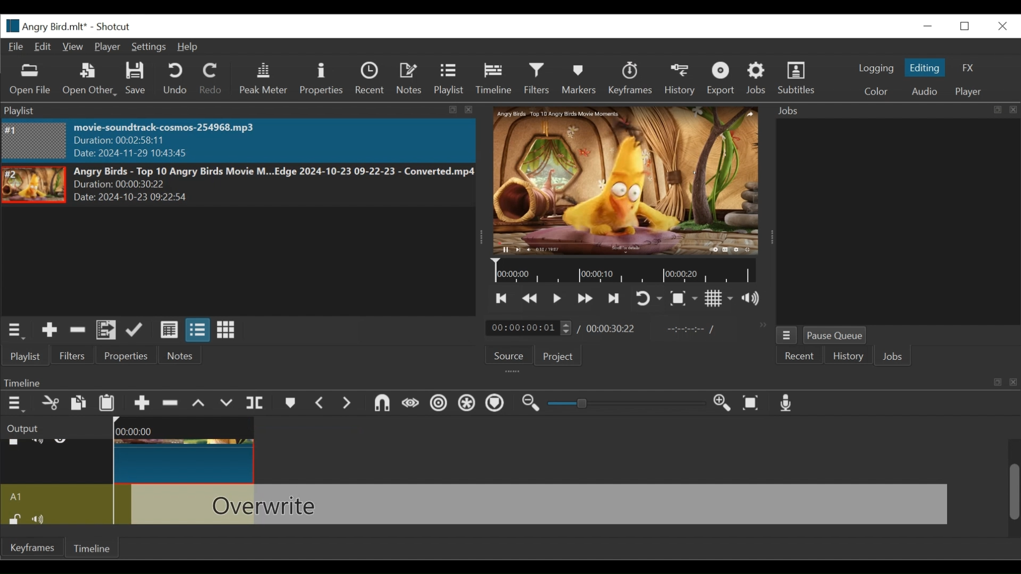 The height and width of the screenshot is (574, 1021). I want to click on File, so click(16, 46).